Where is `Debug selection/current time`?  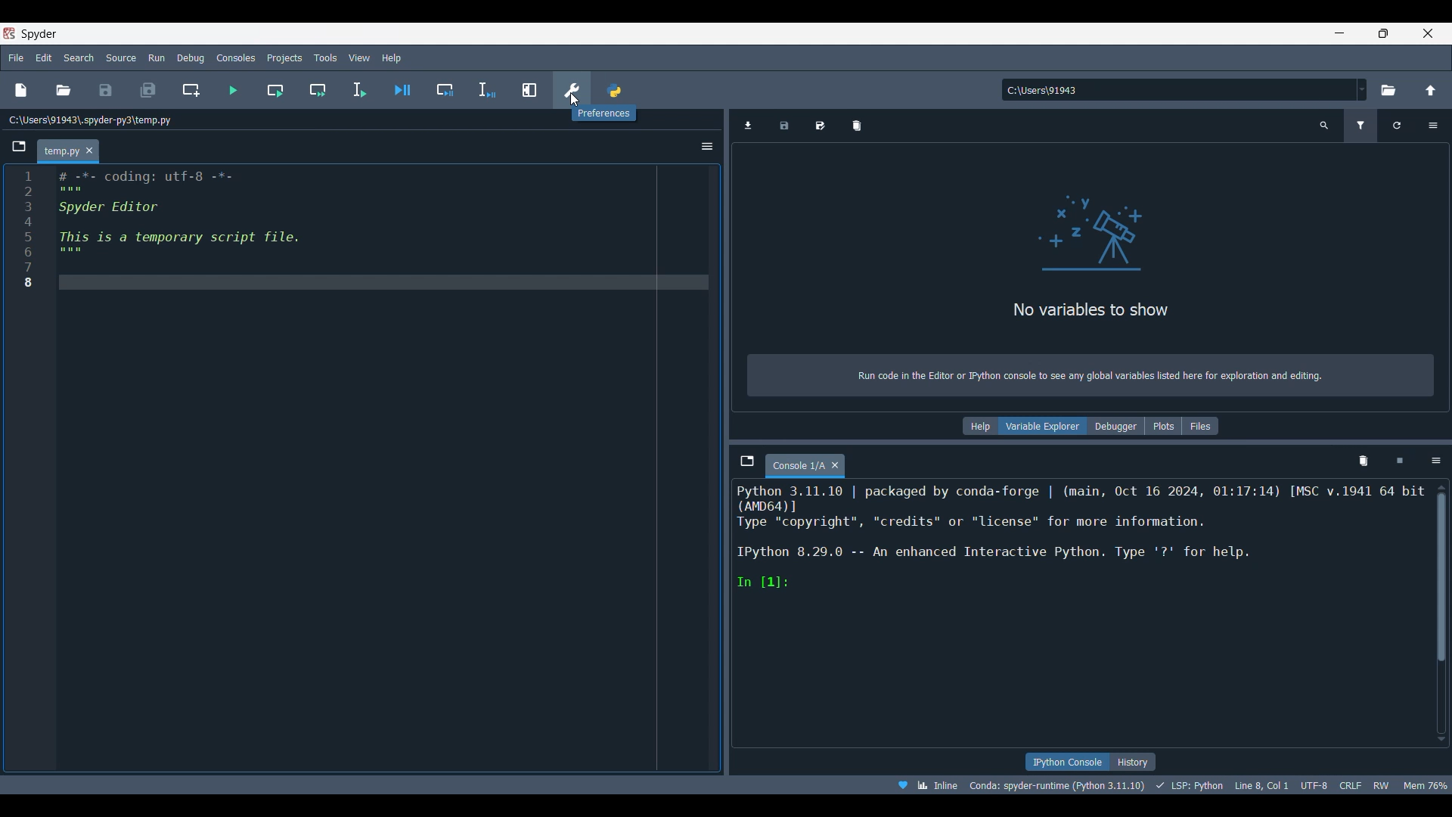
Debug selection/current time is located at coordinates (487, 90).